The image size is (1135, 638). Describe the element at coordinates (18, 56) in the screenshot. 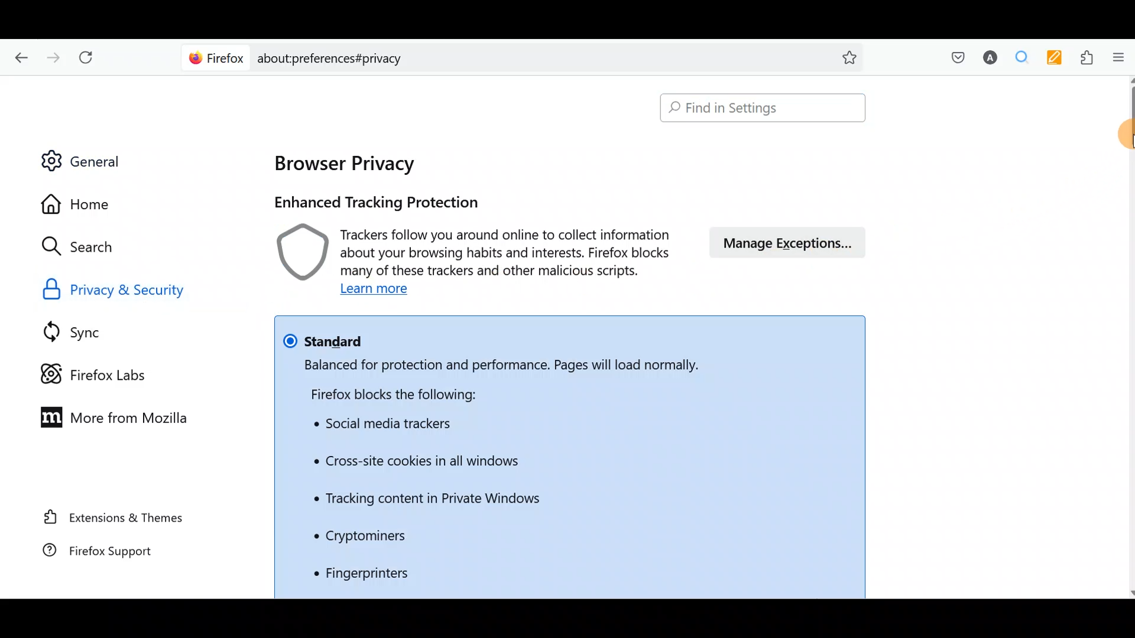

I see `Go back one page` at that location.